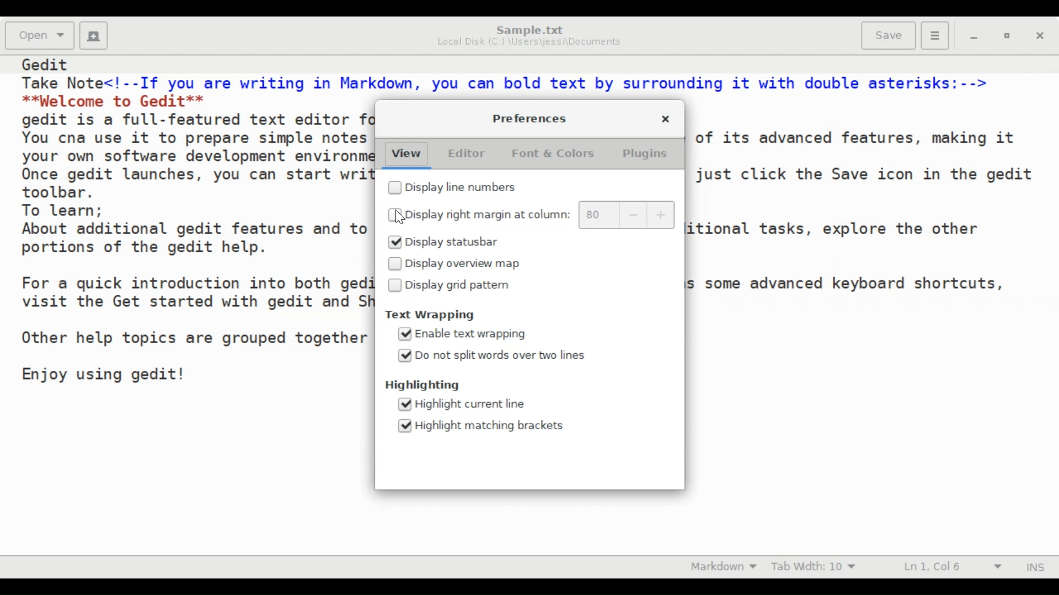  Describe the element at coordinates (456, 264) in the screenshot. I see `(un)select Display overview map` at that location.